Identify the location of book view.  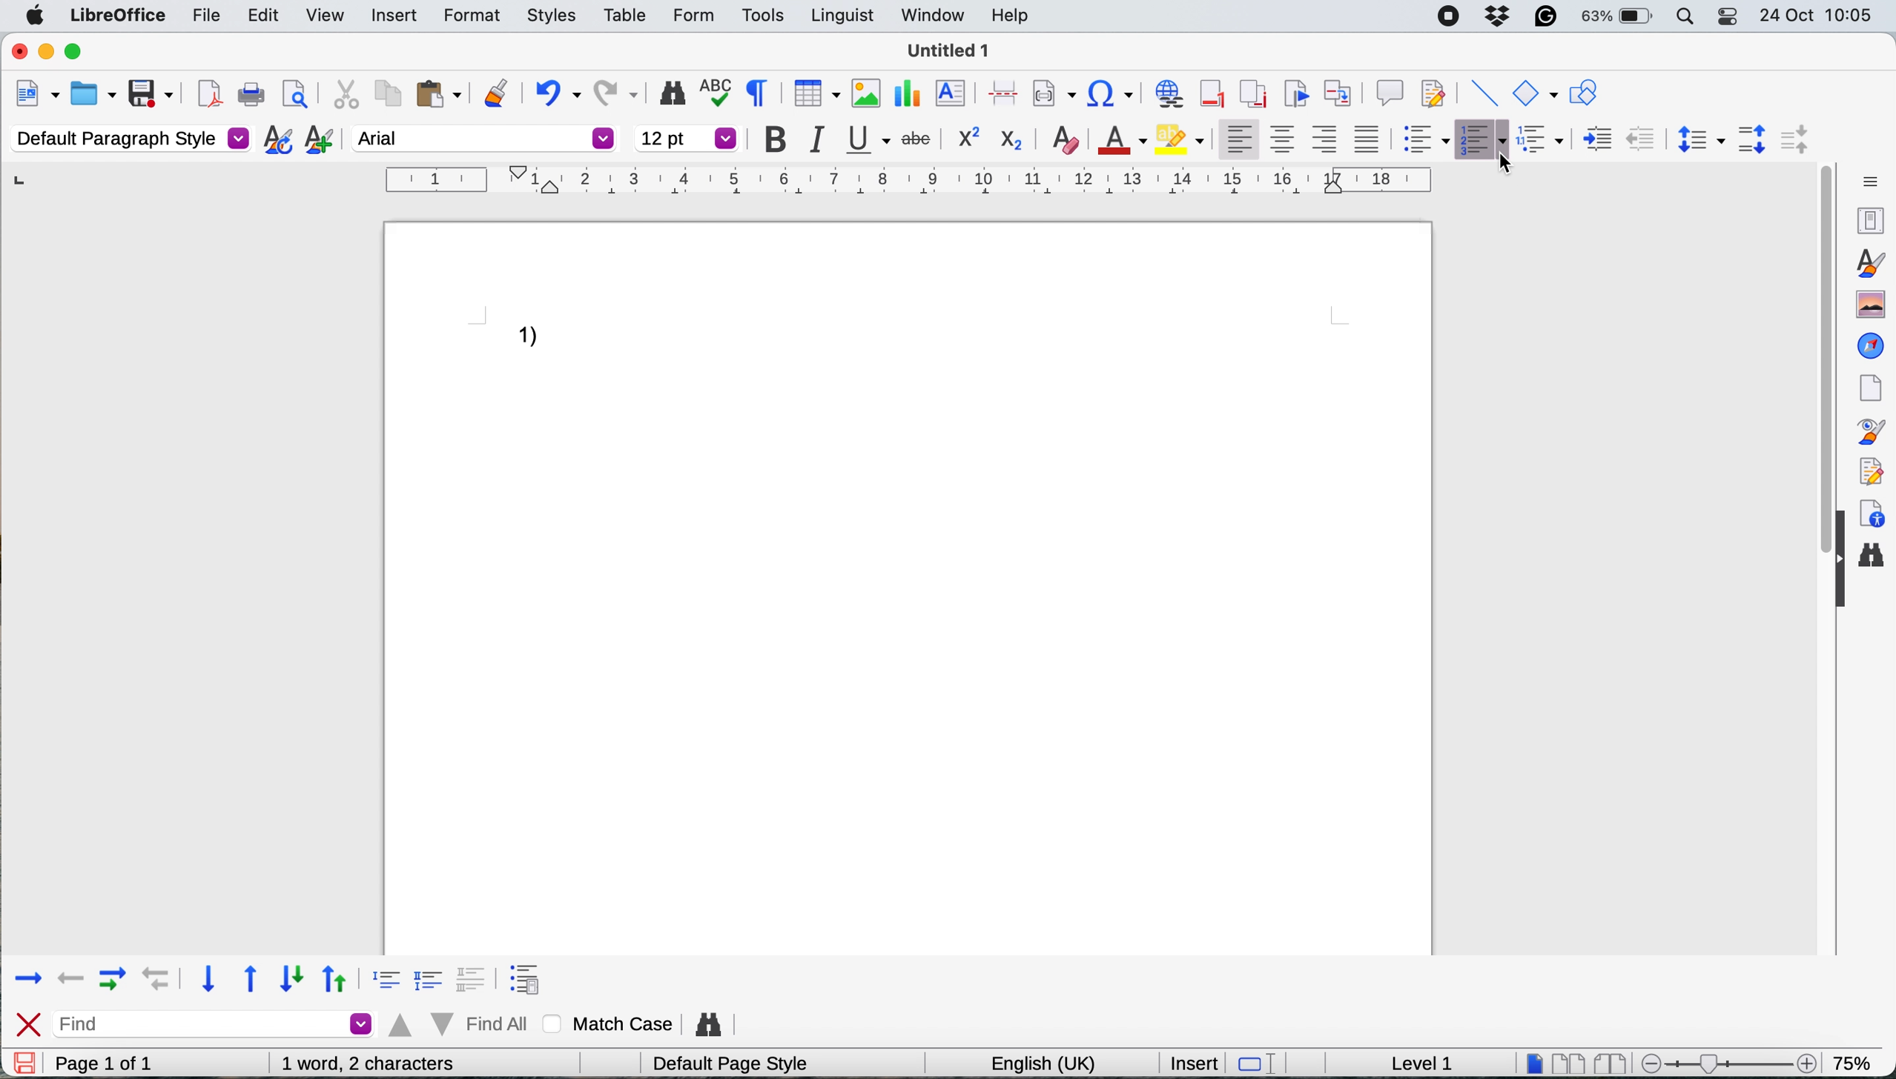
(1613, 1064).